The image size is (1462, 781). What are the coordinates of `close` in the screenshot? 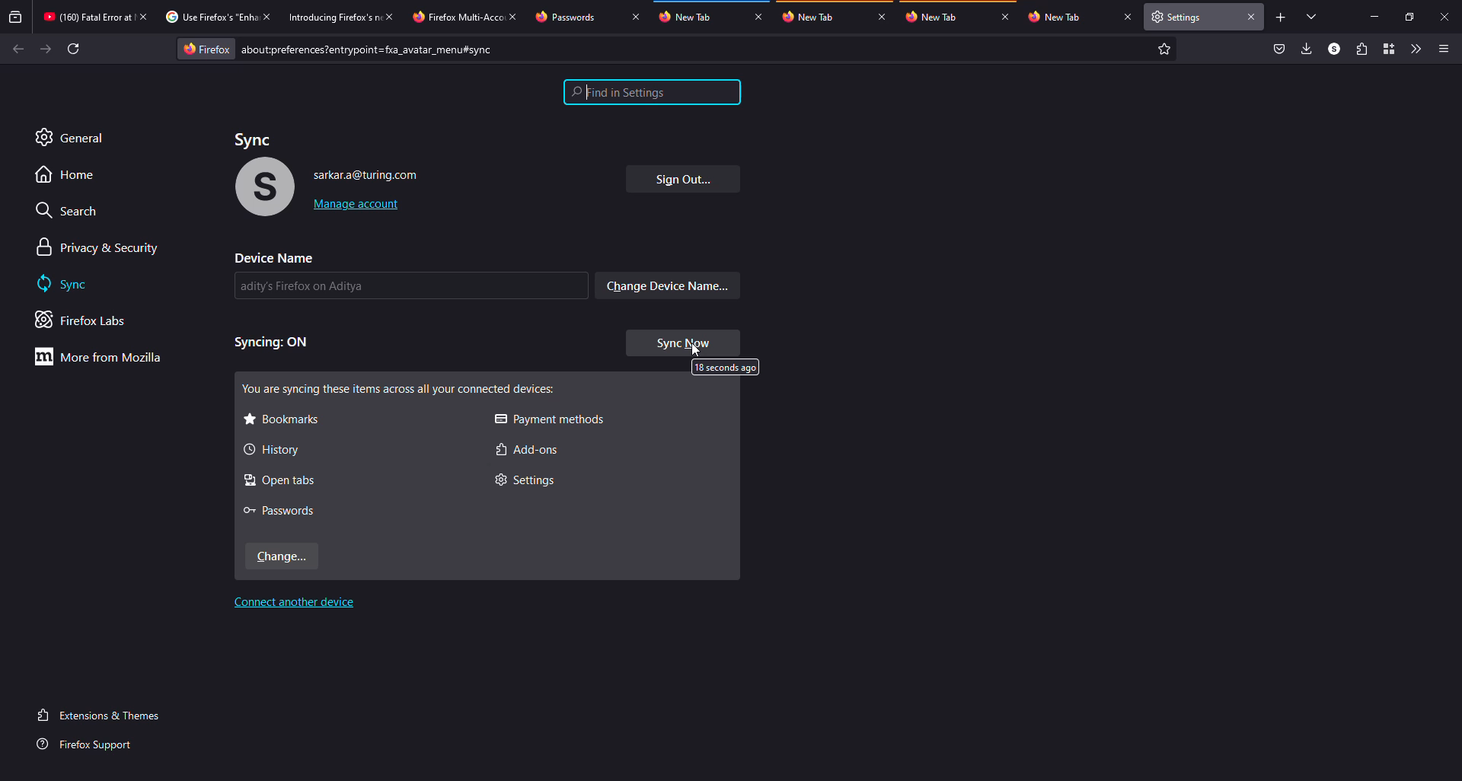 It's located at (634, 17).